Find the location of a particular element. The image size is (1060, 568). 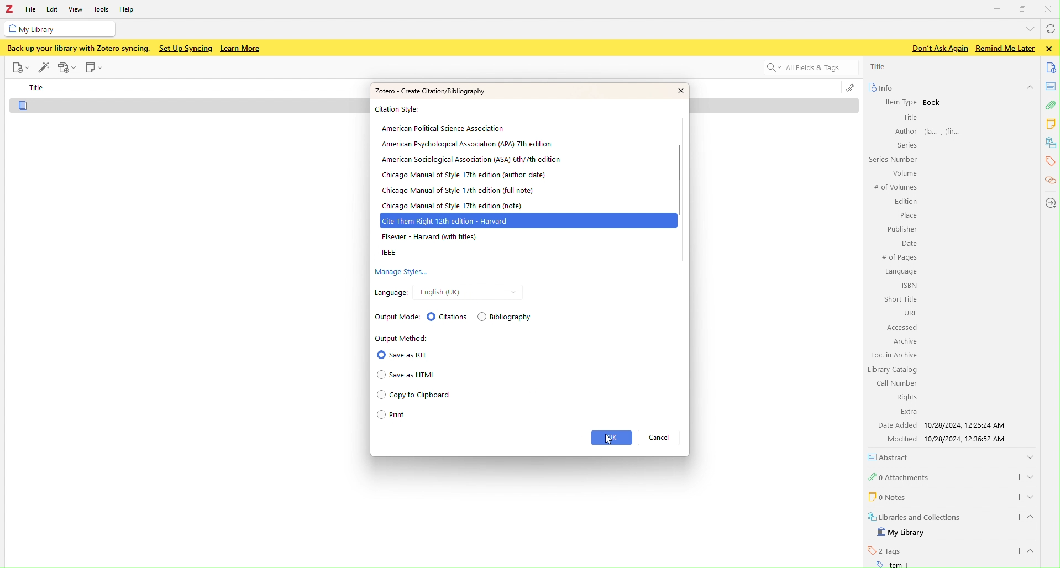

fa, fr is located at coordinates (946, 130).